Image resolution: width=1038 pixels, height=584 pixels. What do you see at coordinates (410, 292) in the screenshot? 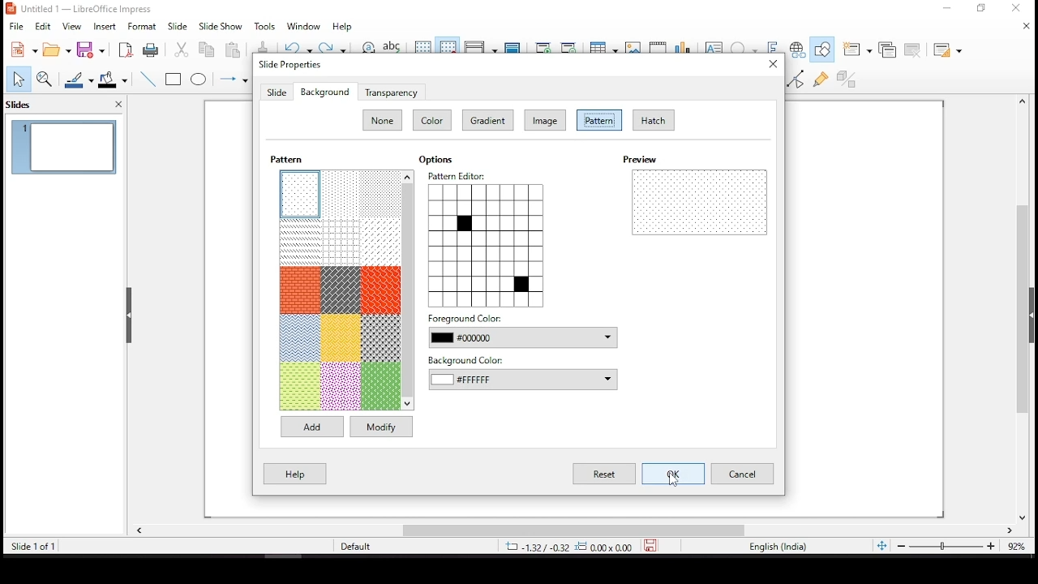
I see `scroll bar` at bounding box center [410, 292].